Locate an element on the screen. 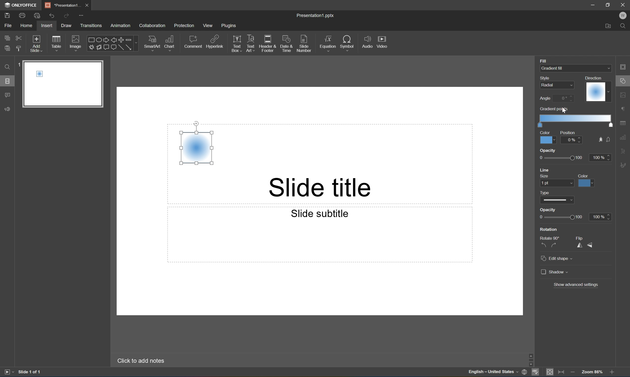  Slider is located at coordinates (560, 217).